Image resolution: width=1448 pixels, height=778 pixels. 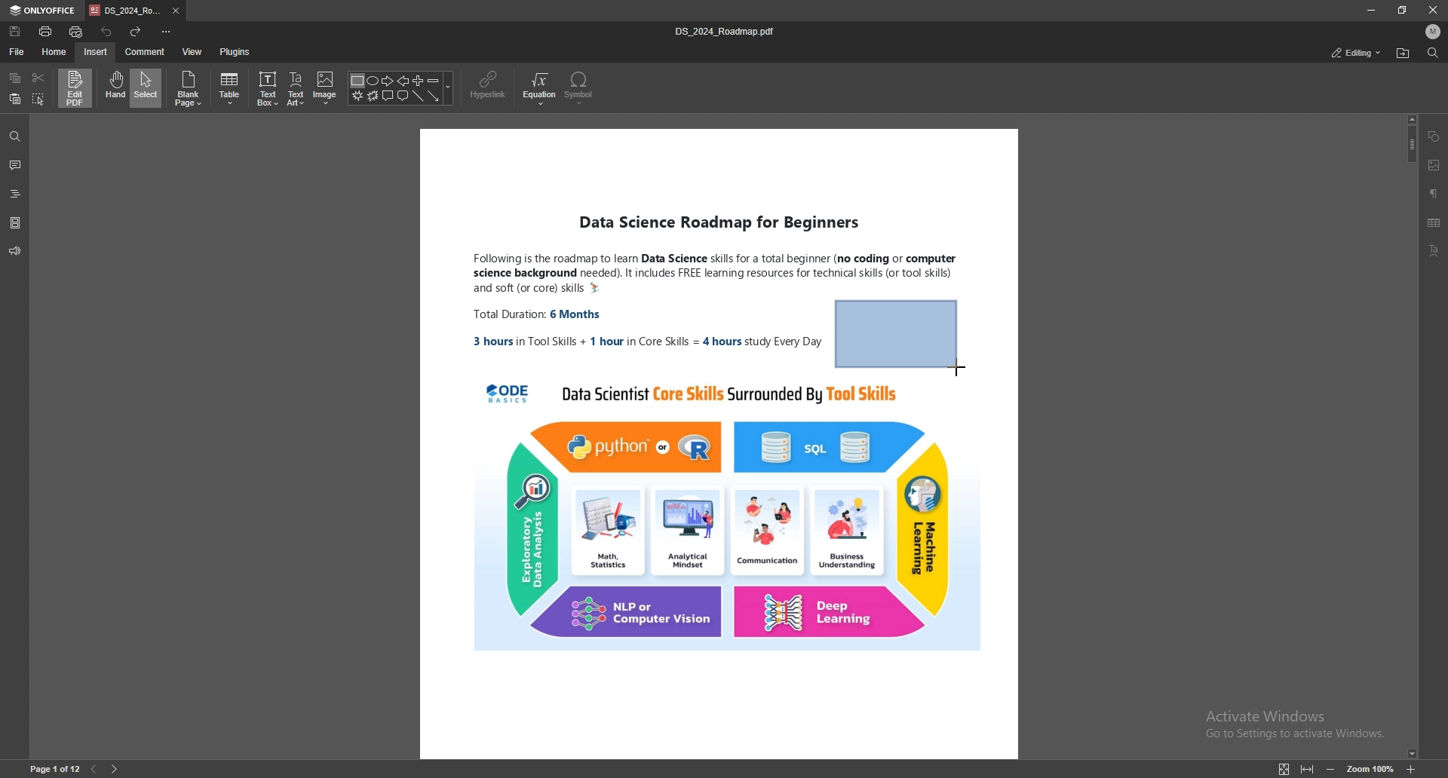 What do you see at coordinates (1434, 193) in the screenshot?
I see `paragraph` at bounding box center [1434, 193].